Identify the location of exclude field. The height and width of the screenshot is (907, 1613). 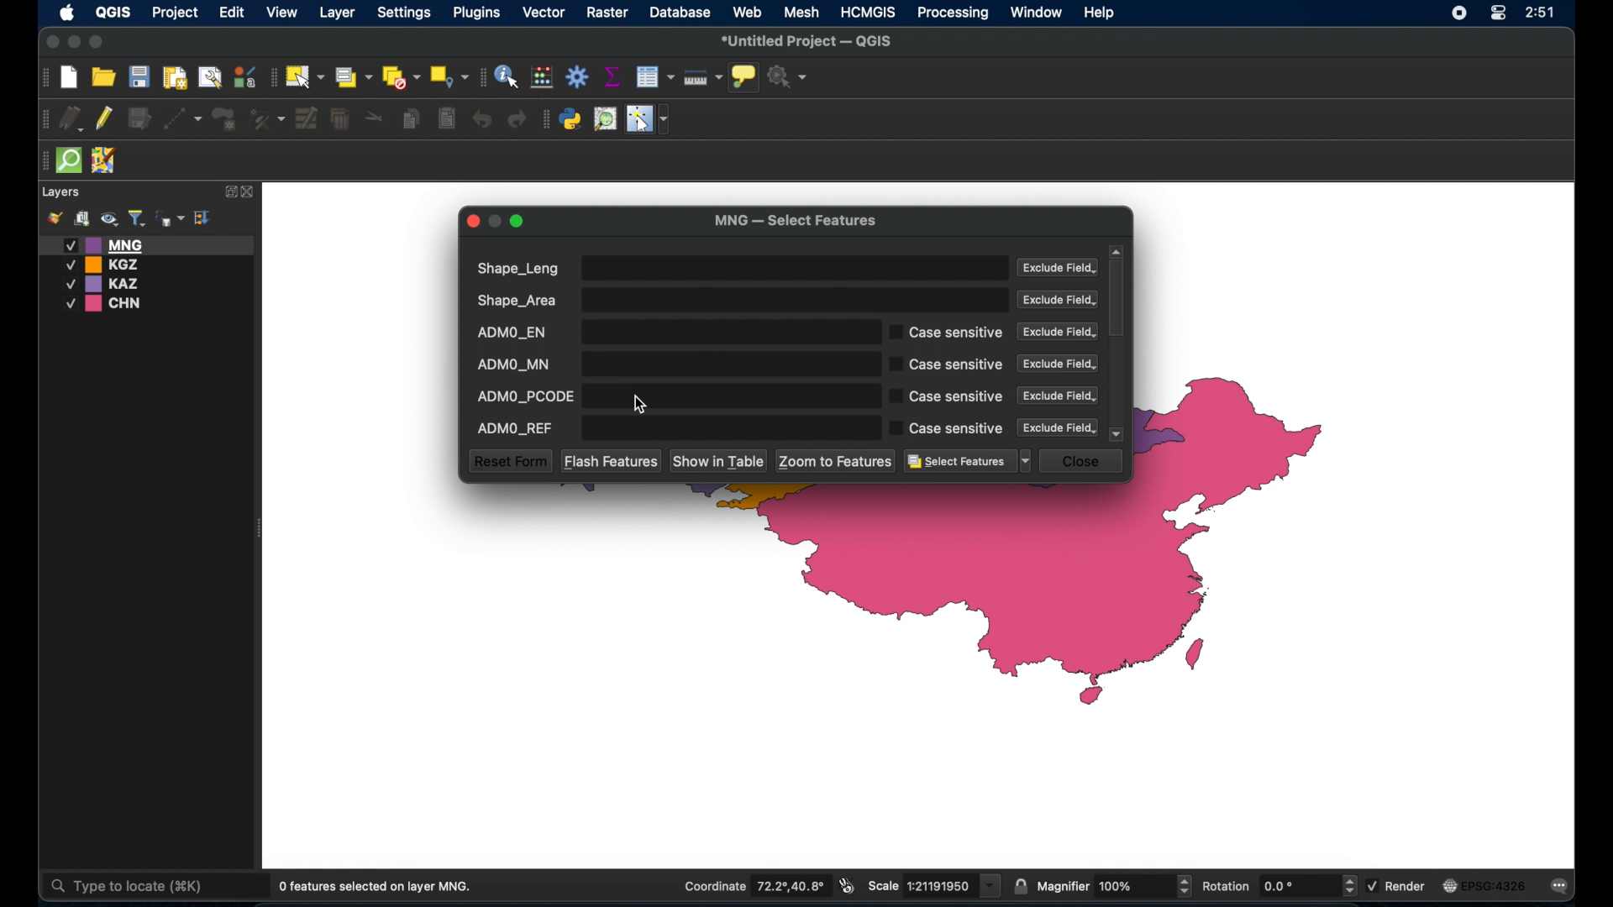
(1058, 396).